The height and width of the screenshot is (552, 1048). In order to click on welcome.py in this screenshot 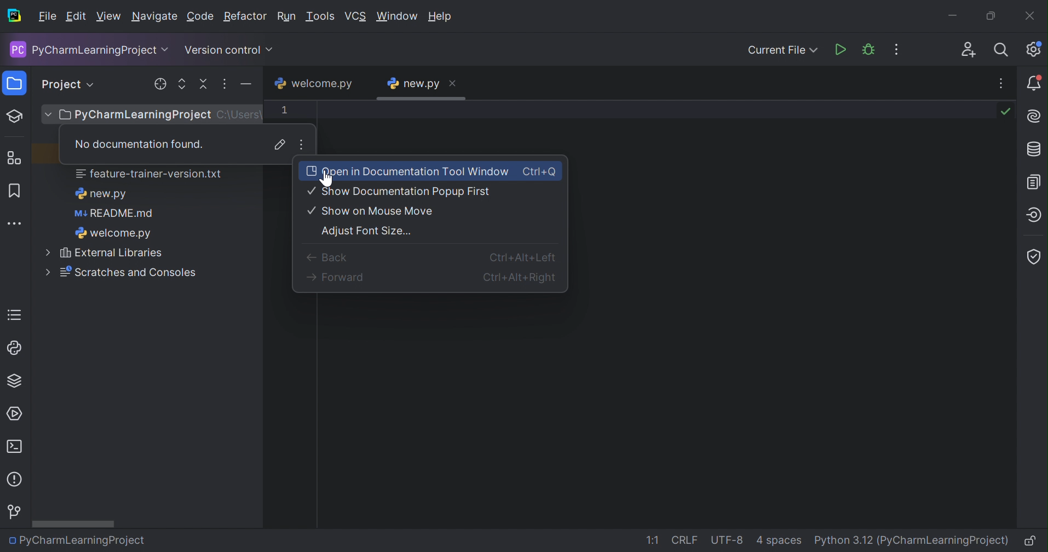, I will do `click(312, 83)`.